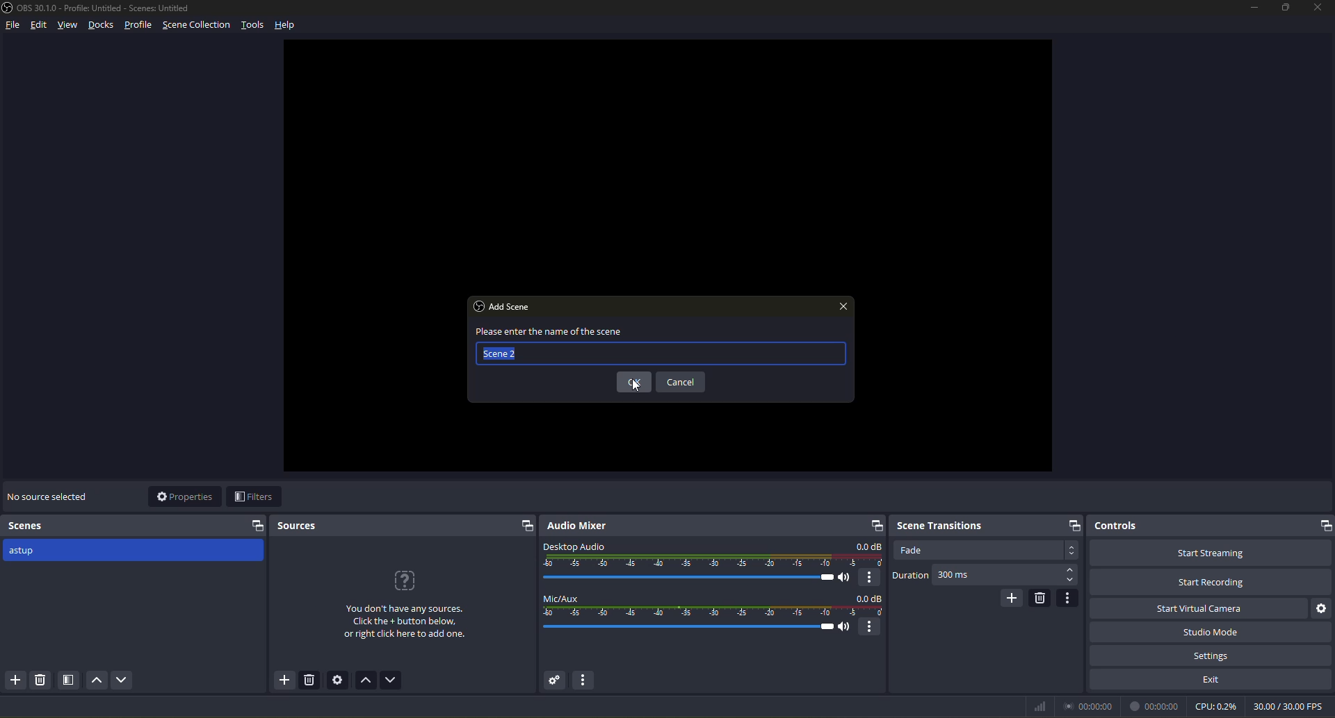  I want to click on more options, so click(870, 578).